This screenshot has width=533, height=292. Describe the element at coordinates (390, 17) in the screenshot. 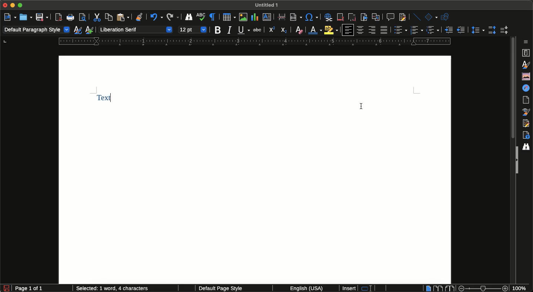

I see `Insert comment` at that location.